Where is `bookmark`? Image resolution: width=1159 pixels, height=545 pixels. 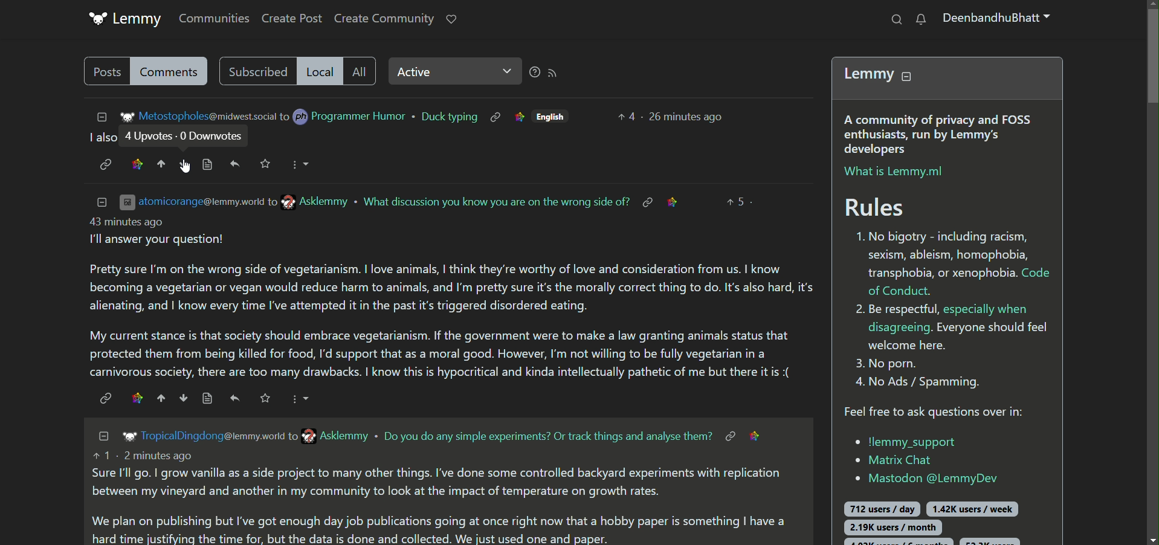
bookmark is located at coordinates (267, 164).